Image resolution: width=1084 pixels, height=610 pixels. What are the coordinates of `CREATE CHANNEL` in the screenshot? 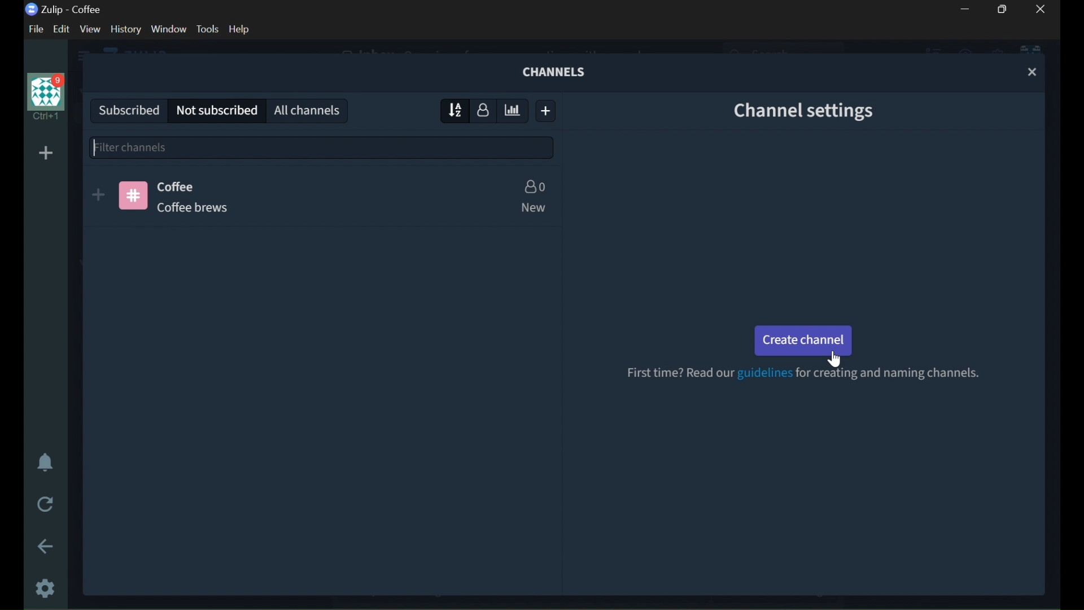 It's located at (803, 338).